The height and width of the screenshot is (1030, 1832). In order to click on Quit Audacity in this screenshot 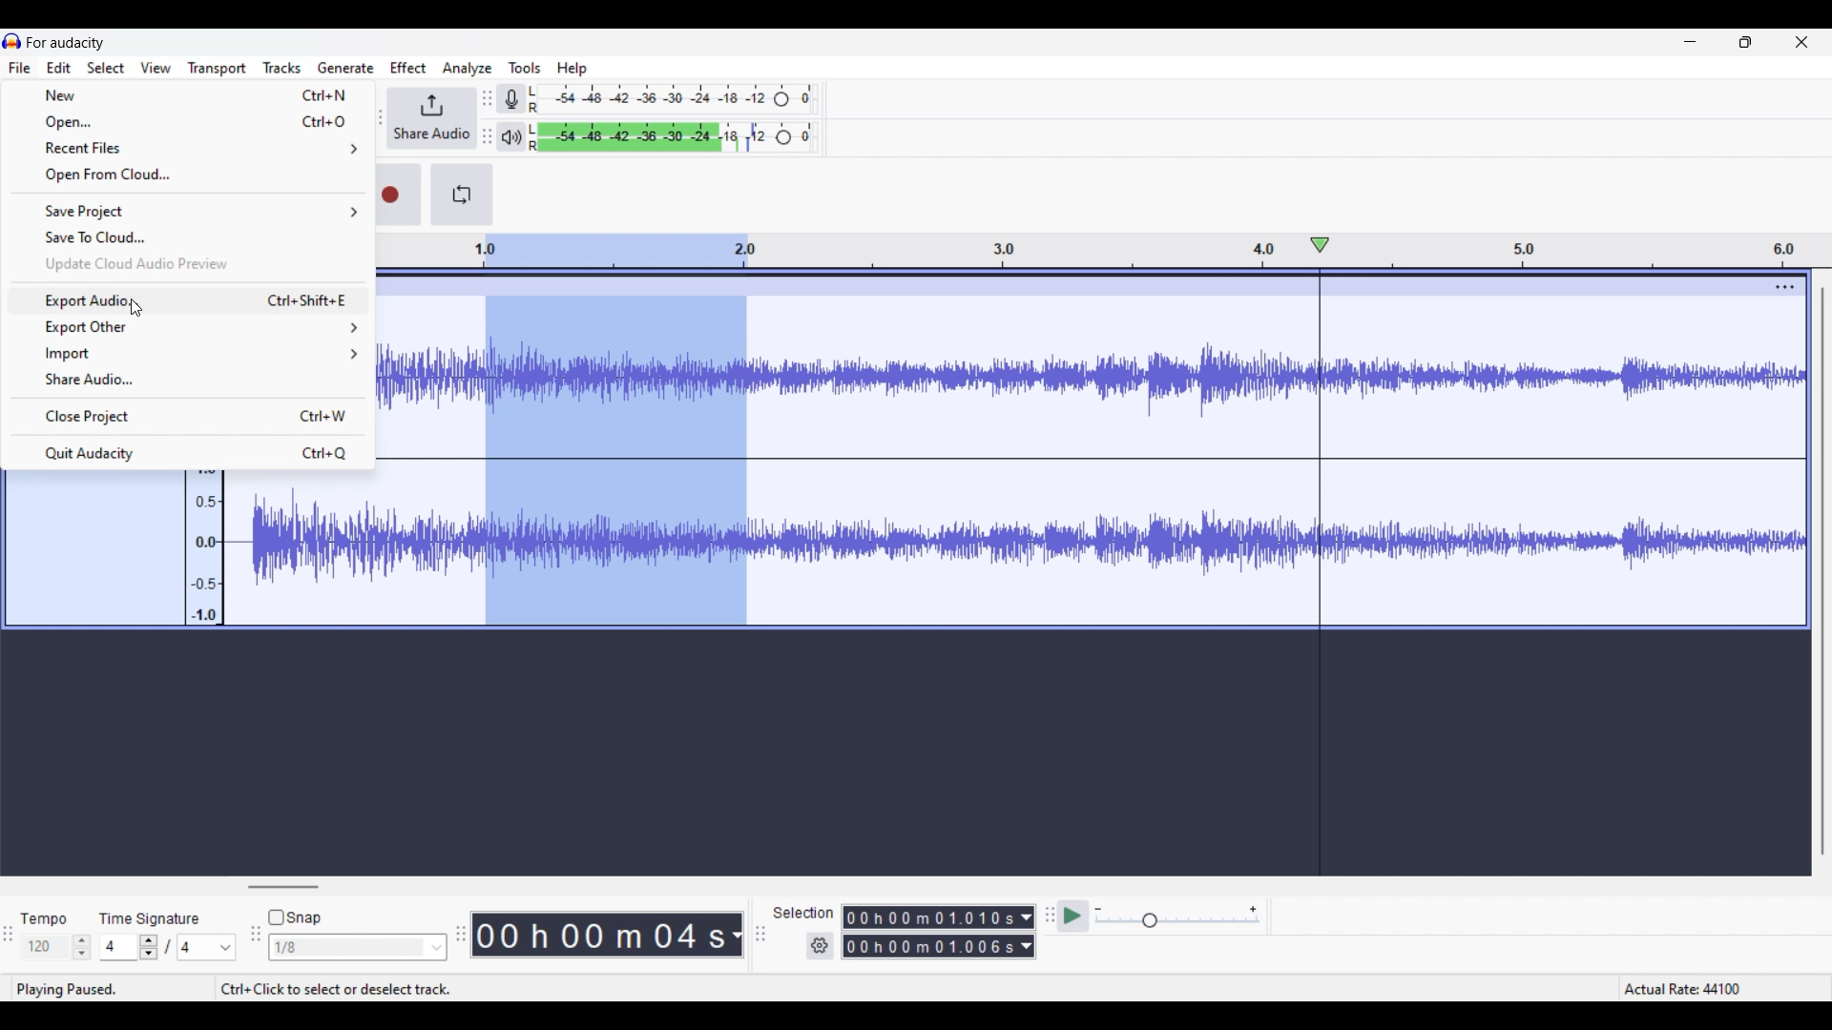, I will do `click(187, 453)`.